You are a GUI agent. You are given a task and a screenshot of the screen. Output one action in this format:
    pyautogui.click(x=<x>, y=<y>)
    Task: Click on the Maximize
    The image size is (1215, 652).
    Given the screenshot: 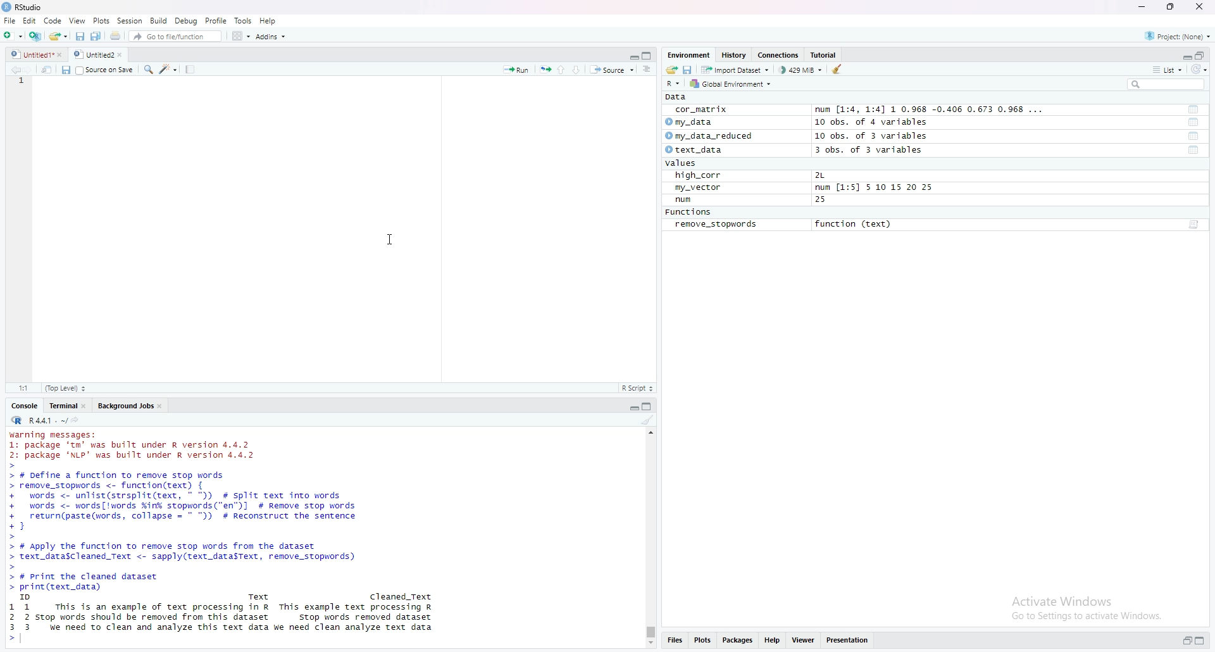 What is the action you would take?
    pyautogui.click(x=649, y=55)
    